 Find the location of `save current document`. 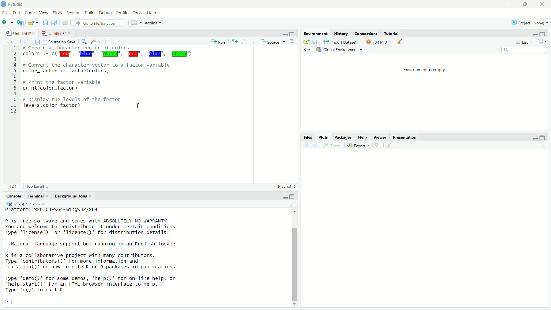

save current document is located at coordinates (37, 42).